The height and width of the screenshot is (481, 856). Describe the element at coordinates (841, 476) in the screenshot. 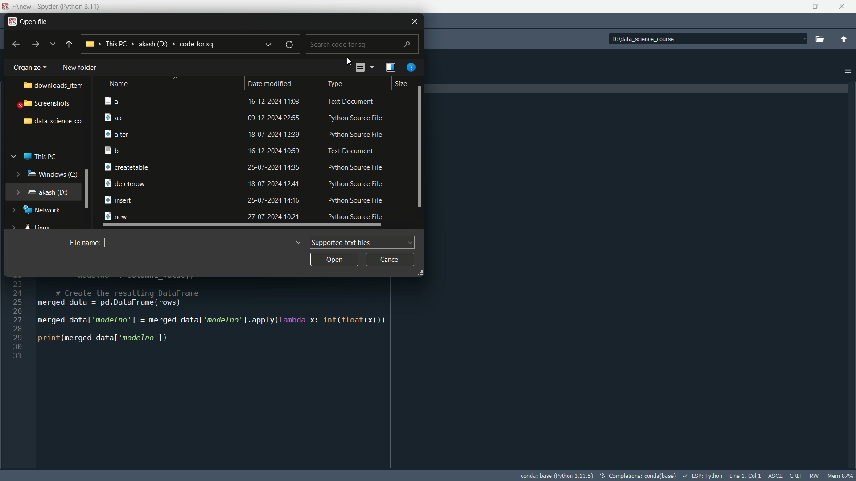

I see `memory usage` at that location.